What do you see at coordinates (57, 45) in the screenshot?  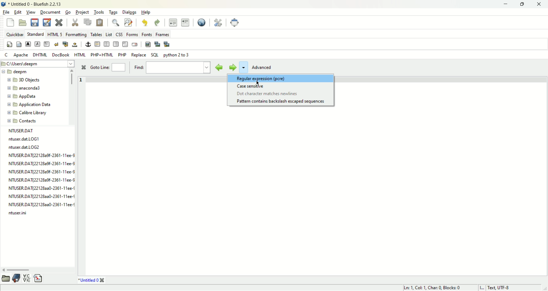 I see `break` at bounding box center [57, 45].